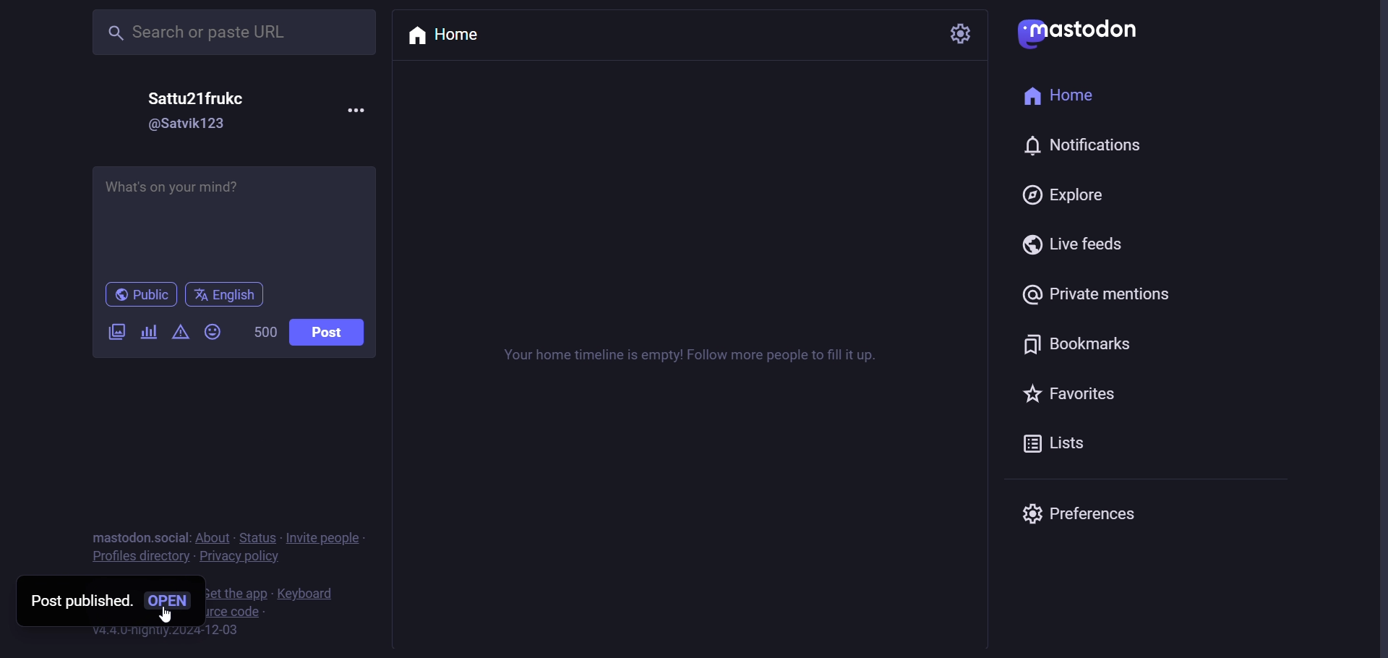  I want to click on English, so click(226, 296).